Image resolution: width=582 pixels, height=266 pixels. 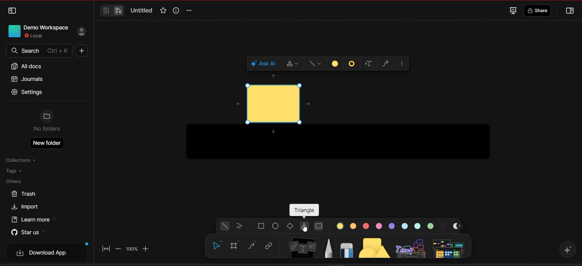 What do you see at coordinates (81, 52) in the screenshot?
I see `new doc` at bounding box center [81, 52].